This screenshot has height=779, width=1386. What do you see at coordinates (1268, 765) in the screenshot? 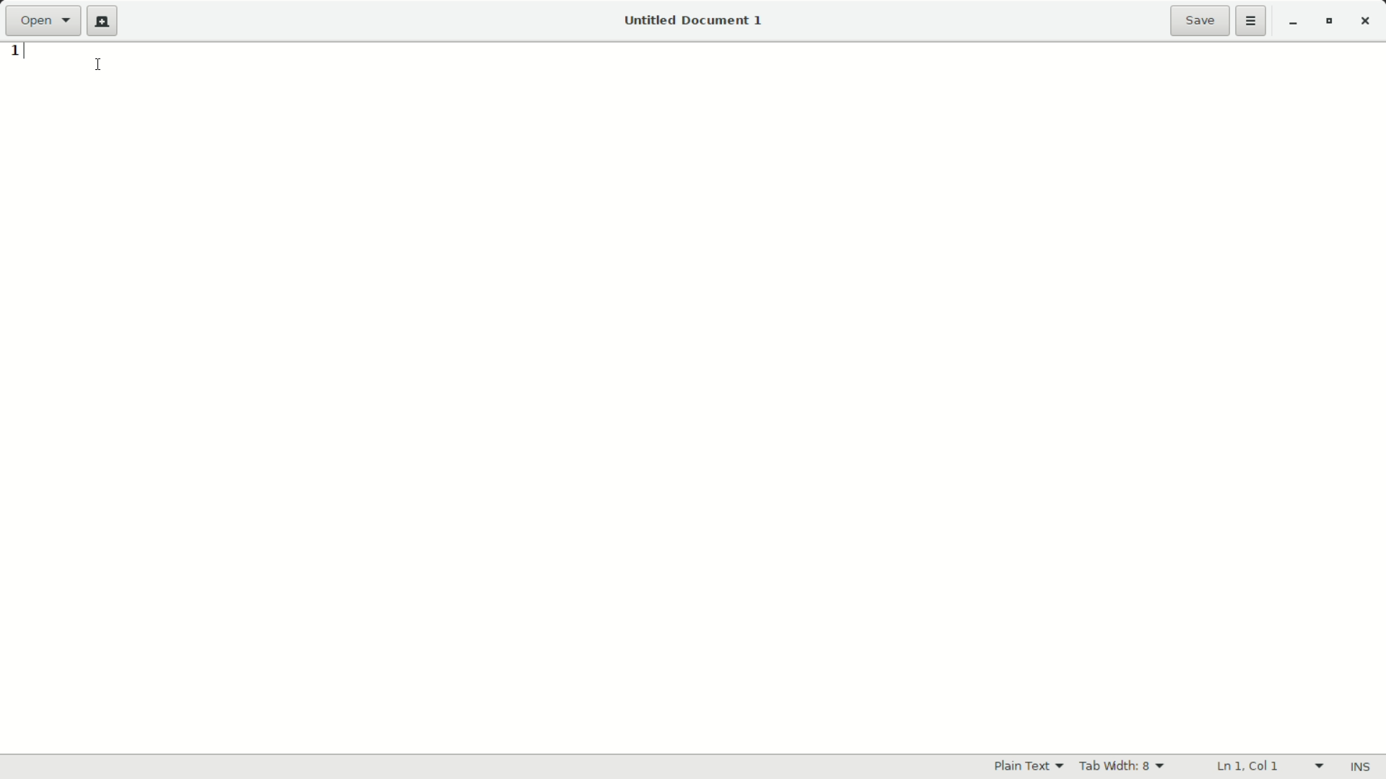
I see `ln 1 Col 1` at bounding box center [1268, 765].